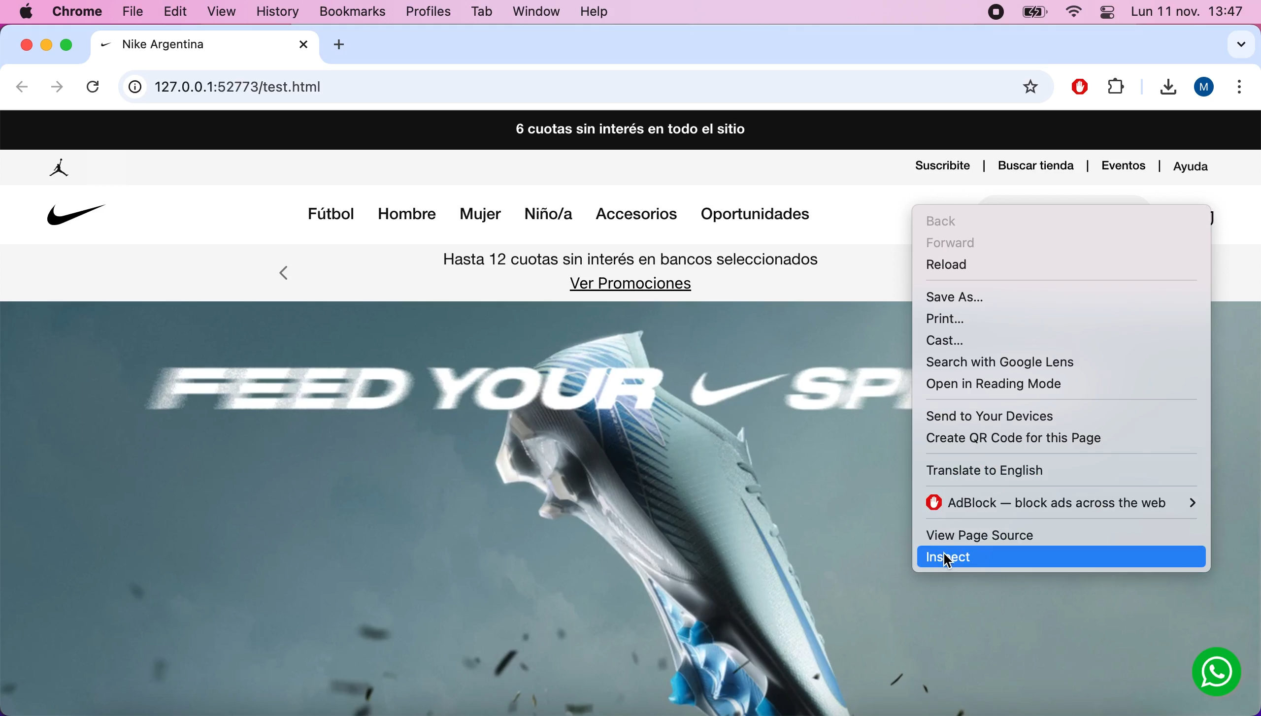  Describe the element at coordinates (1027, 415) in the screenshot. I see `send to your devices` at that location.